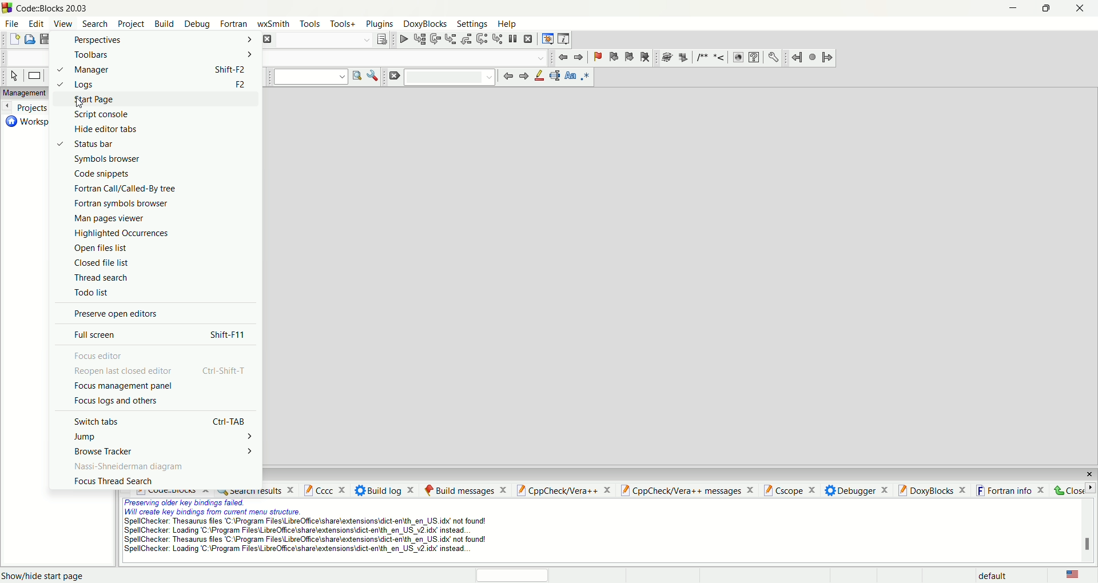 The height and width of the screenshot is (583, 1098). I want to click on nassi-shneiderman diagram, so click(129, 466).